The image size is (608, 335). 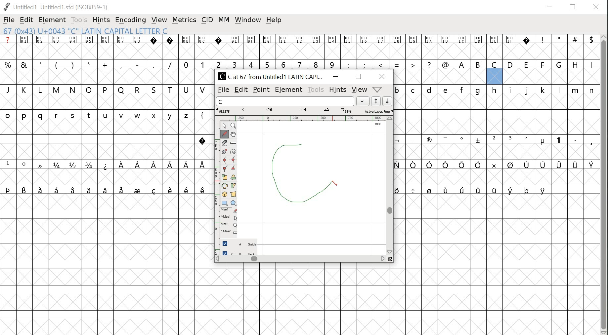 What do you see at coordinates (272, 76) in the screenshot?
I see `C Cat 67 from Untitled1 LATIN CAPI...` at bounding box center [272, 76].